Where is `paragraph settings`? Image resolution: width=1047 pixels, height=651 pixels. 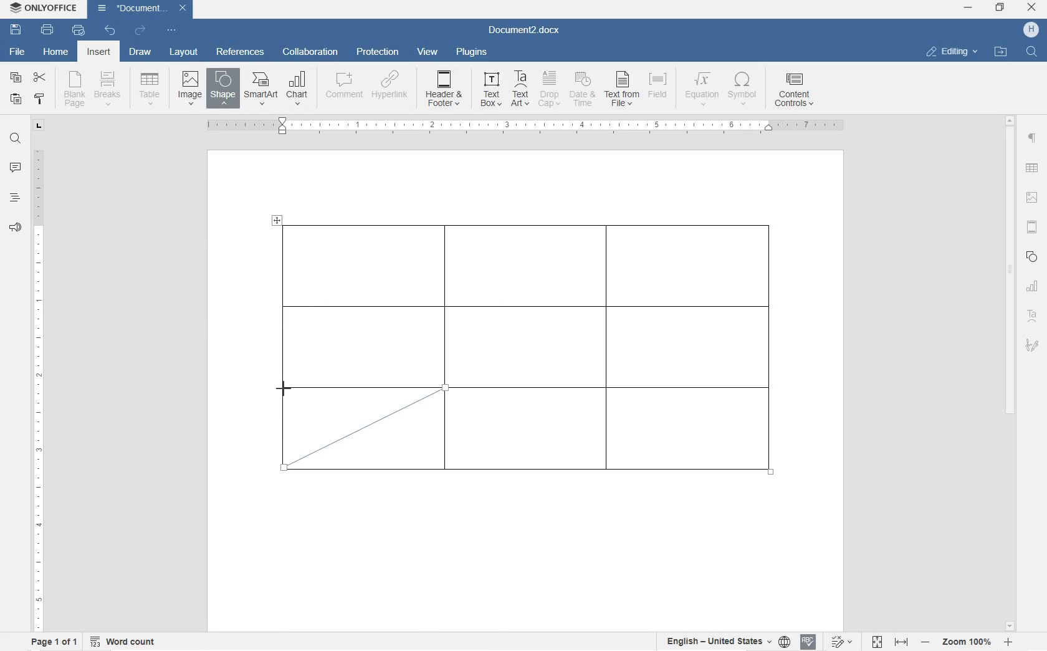
paragraph settings is located at coordinates (1033, 138).